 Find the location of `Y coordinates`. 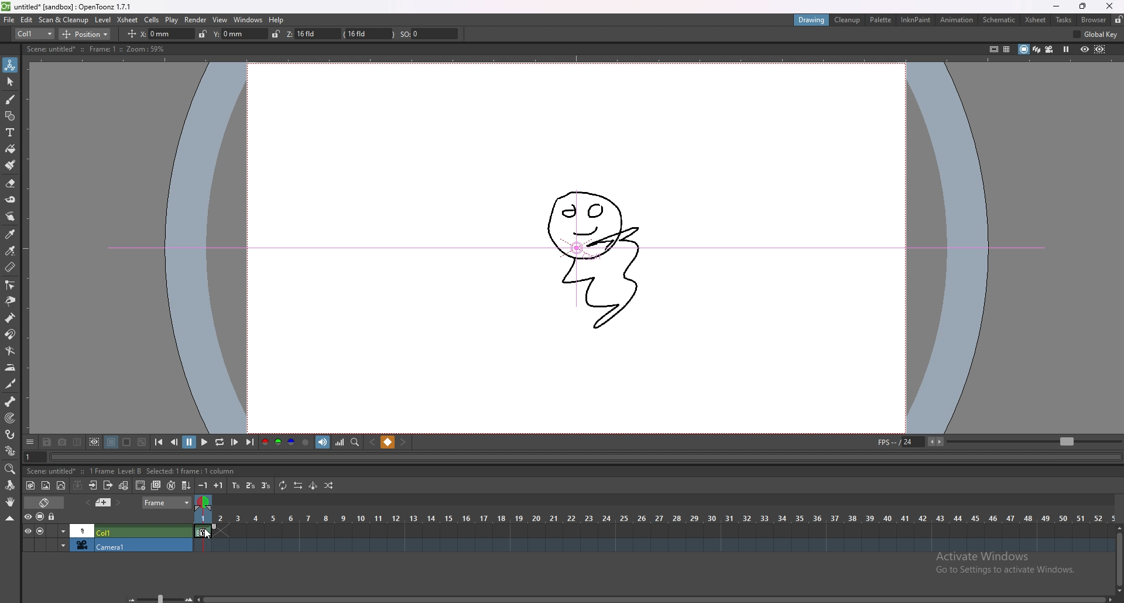

Y coordinates is located at coordinates (232, 33).